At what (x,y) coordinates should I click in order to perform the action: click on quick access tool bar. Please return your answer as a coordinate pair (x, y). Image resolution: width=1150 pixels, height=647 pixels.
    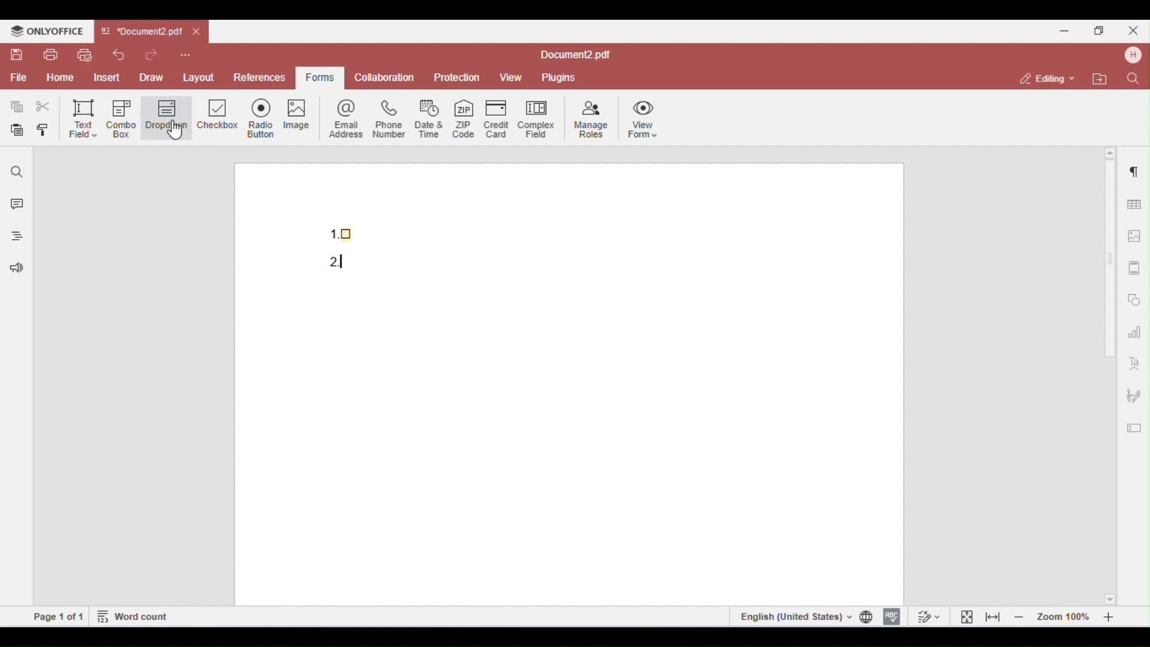
    Looking at the image, I should click on (186, 53).